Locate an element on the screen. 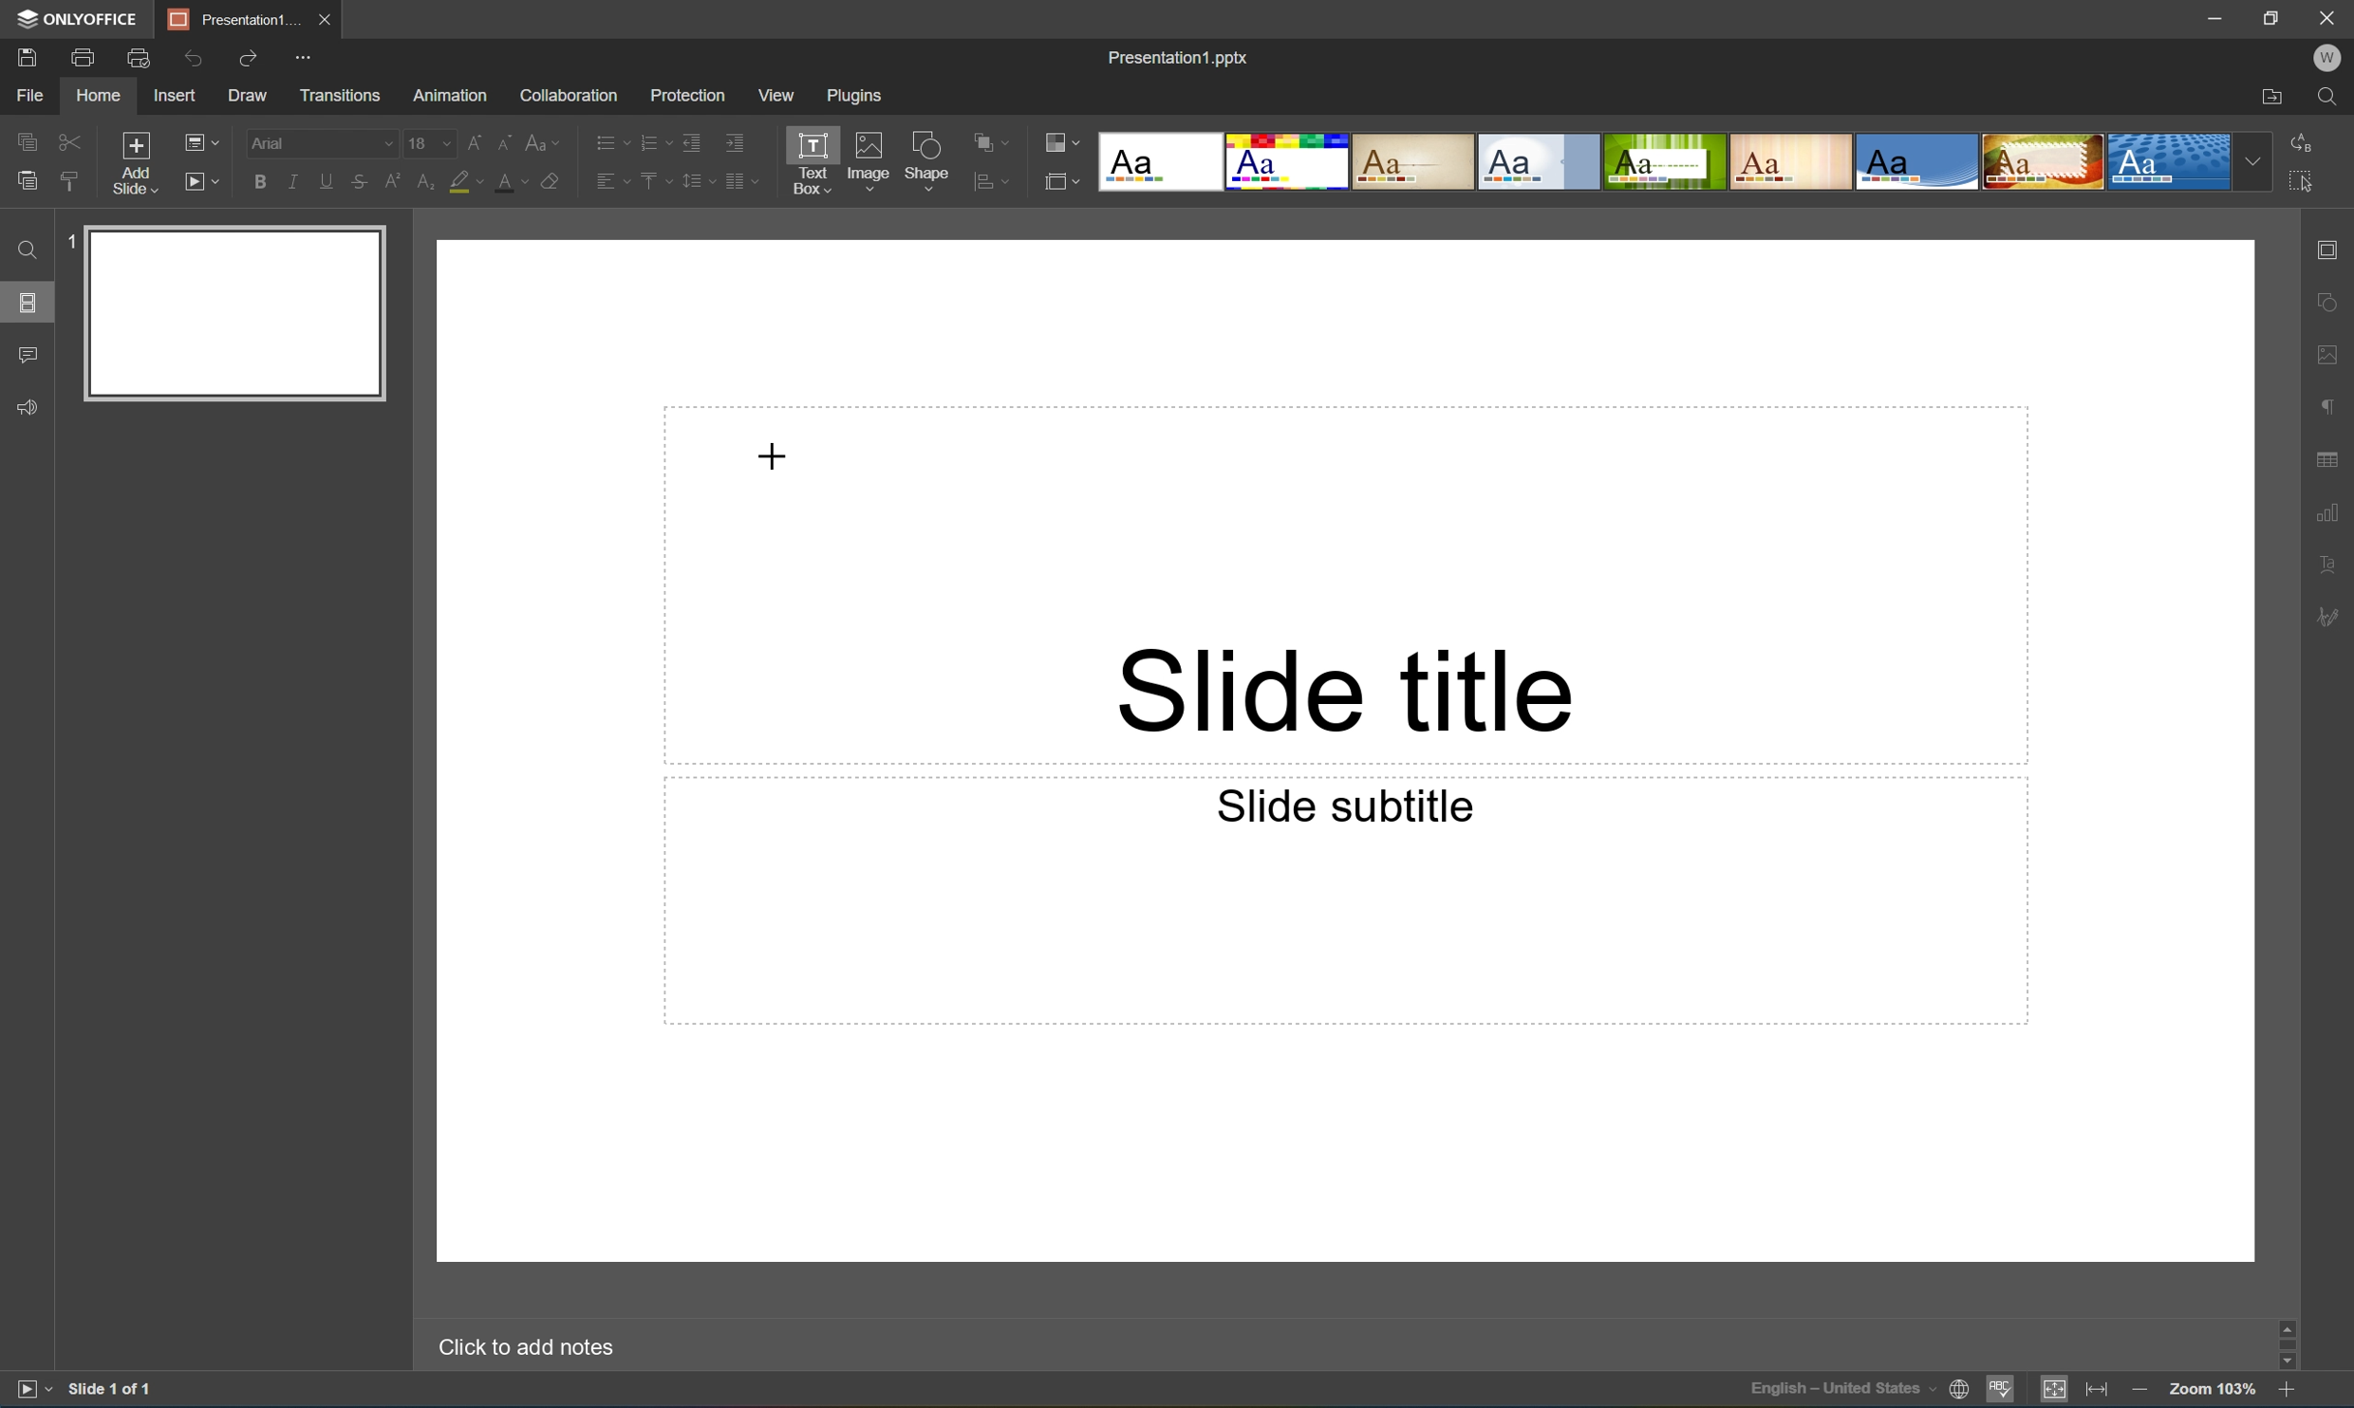  Numbering is located at coordinates (653, 141).